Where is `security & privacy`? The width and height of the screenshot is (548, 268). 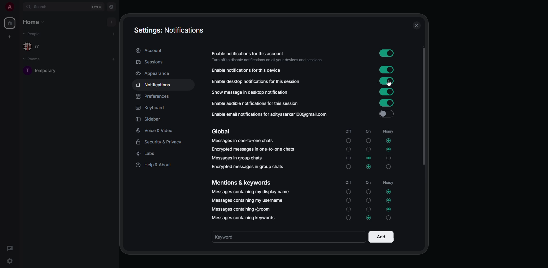 security & privacy is located at coordinates (160, 142).